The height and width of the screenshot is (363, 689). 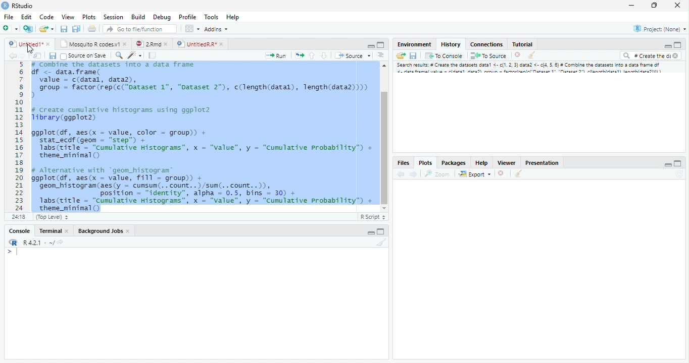 I want to click on Environment, so click(x=414, y=44).